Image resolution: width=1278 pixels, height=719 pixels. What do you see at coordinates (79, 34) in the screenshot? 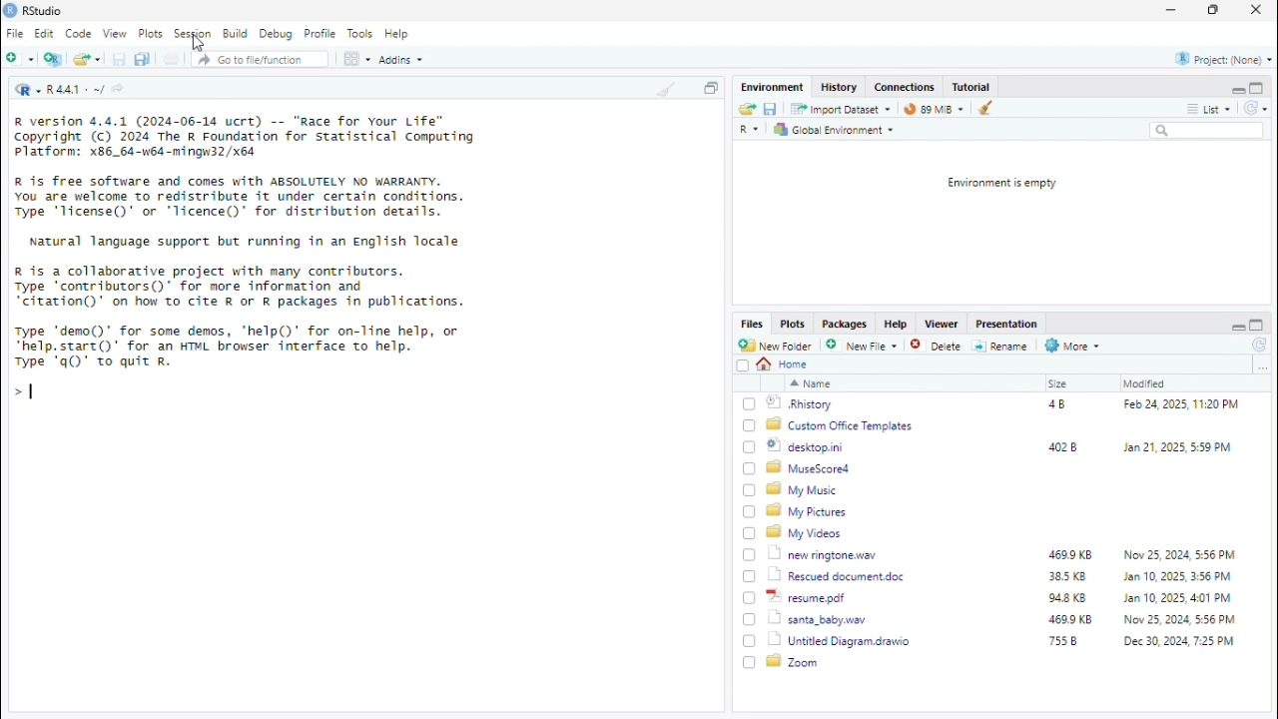
I see `Code` at bounding box center [79, 34].